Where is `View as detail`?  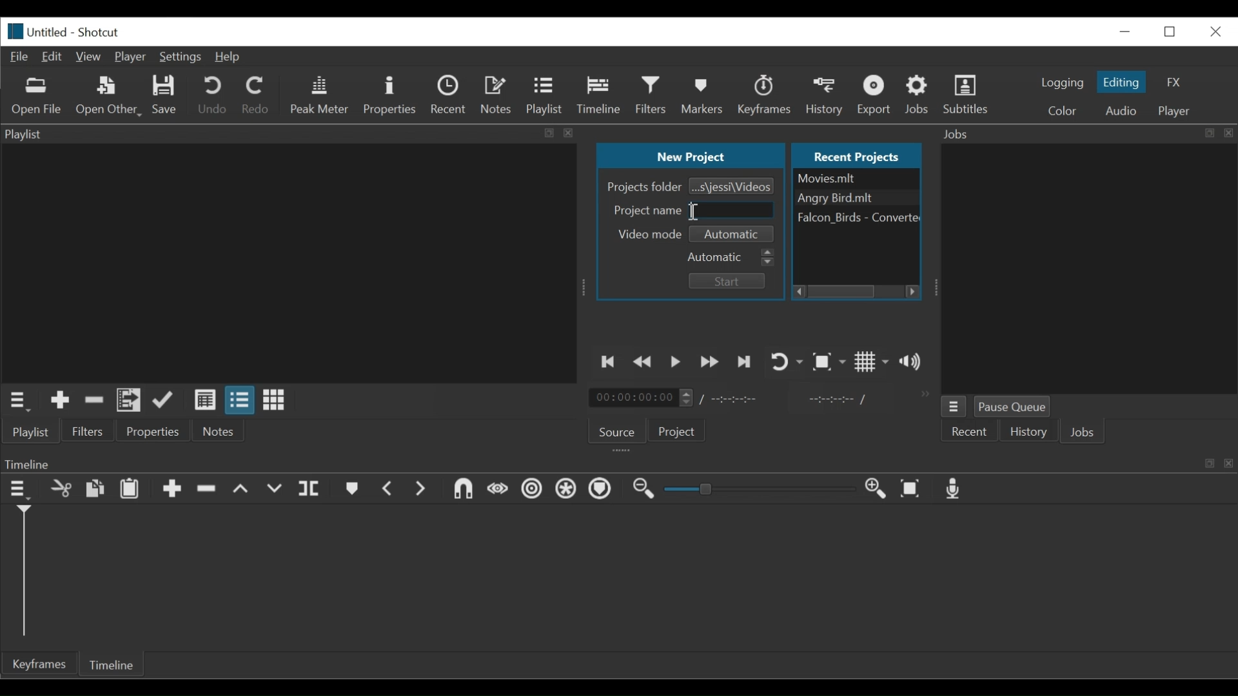
View as detail is located at coordinates (204, 401).